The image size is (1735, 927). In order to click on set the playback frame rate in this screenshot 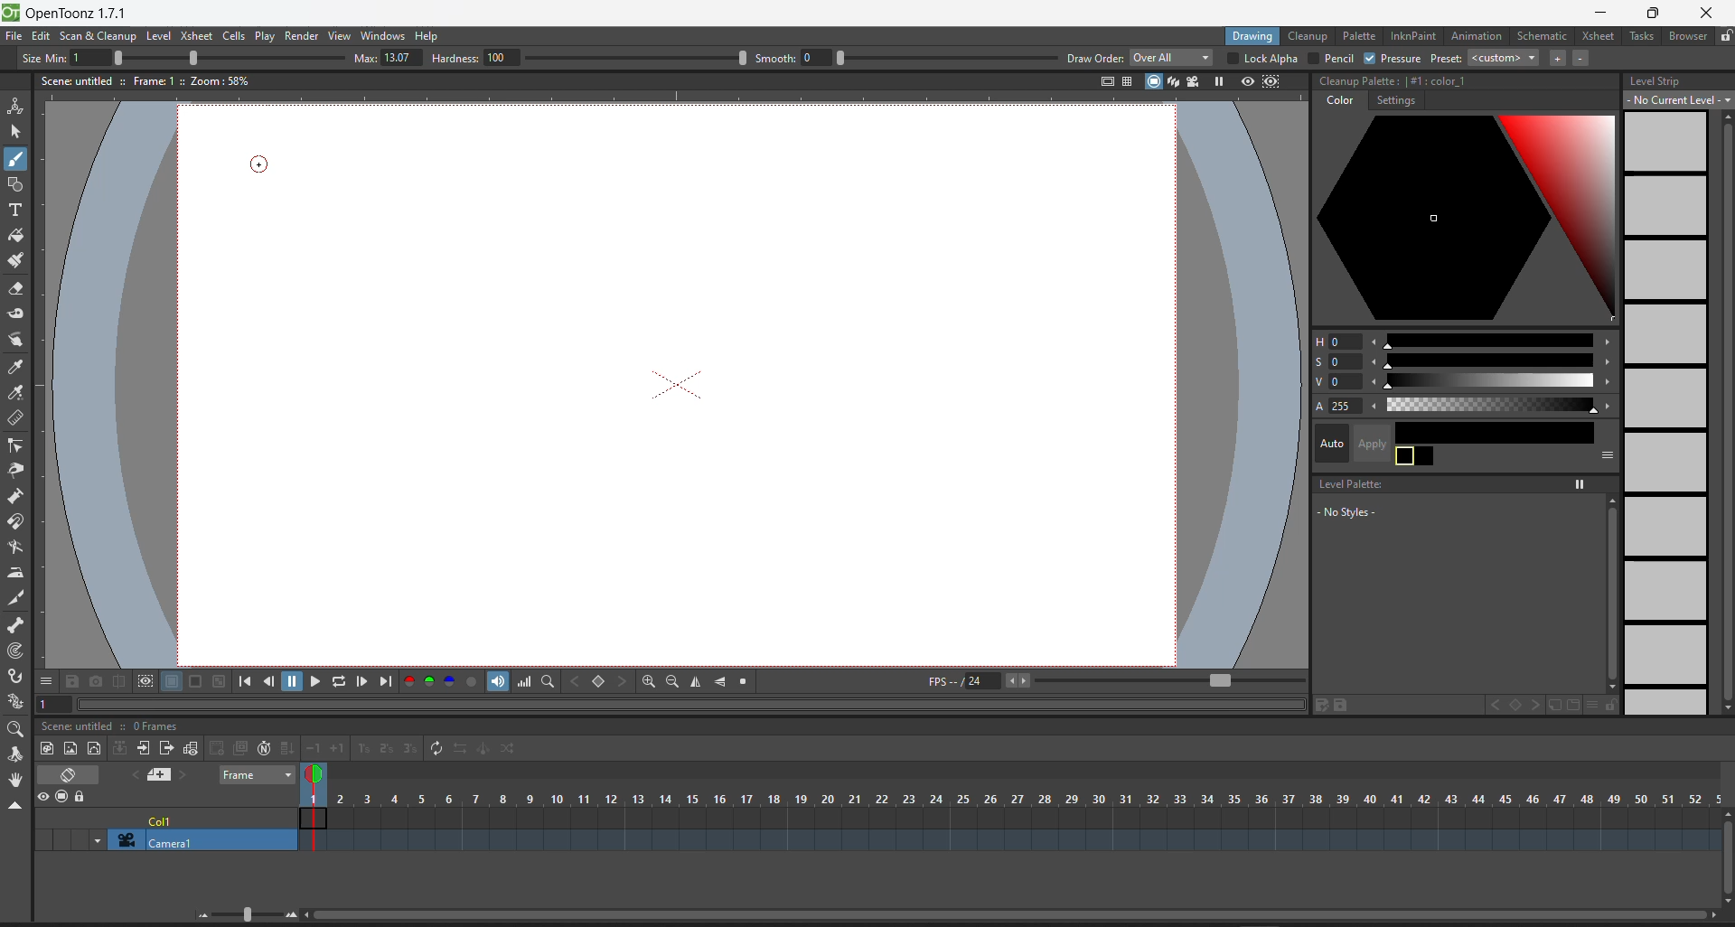, I will do `click(1159, 680)`.